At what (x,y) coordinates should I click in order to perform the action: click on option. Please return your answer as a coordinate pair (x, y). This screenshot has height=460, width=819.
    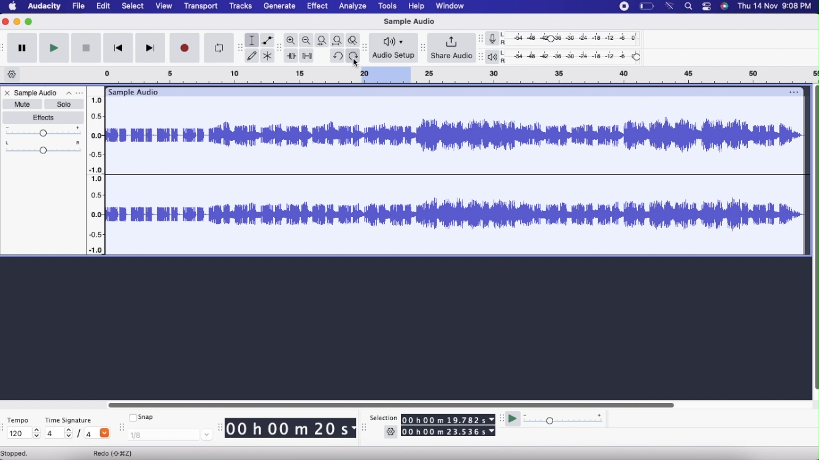
    Looking at the image, I should click on (791, 91).